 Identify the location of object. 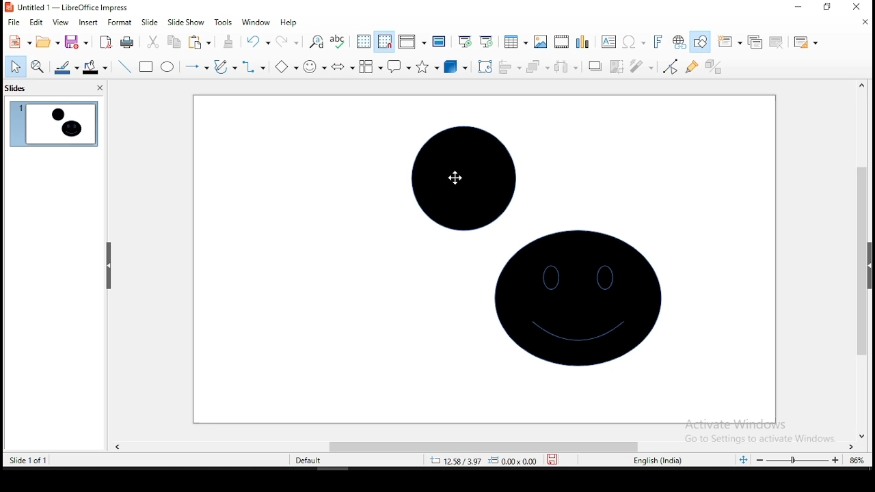
(464, 177).